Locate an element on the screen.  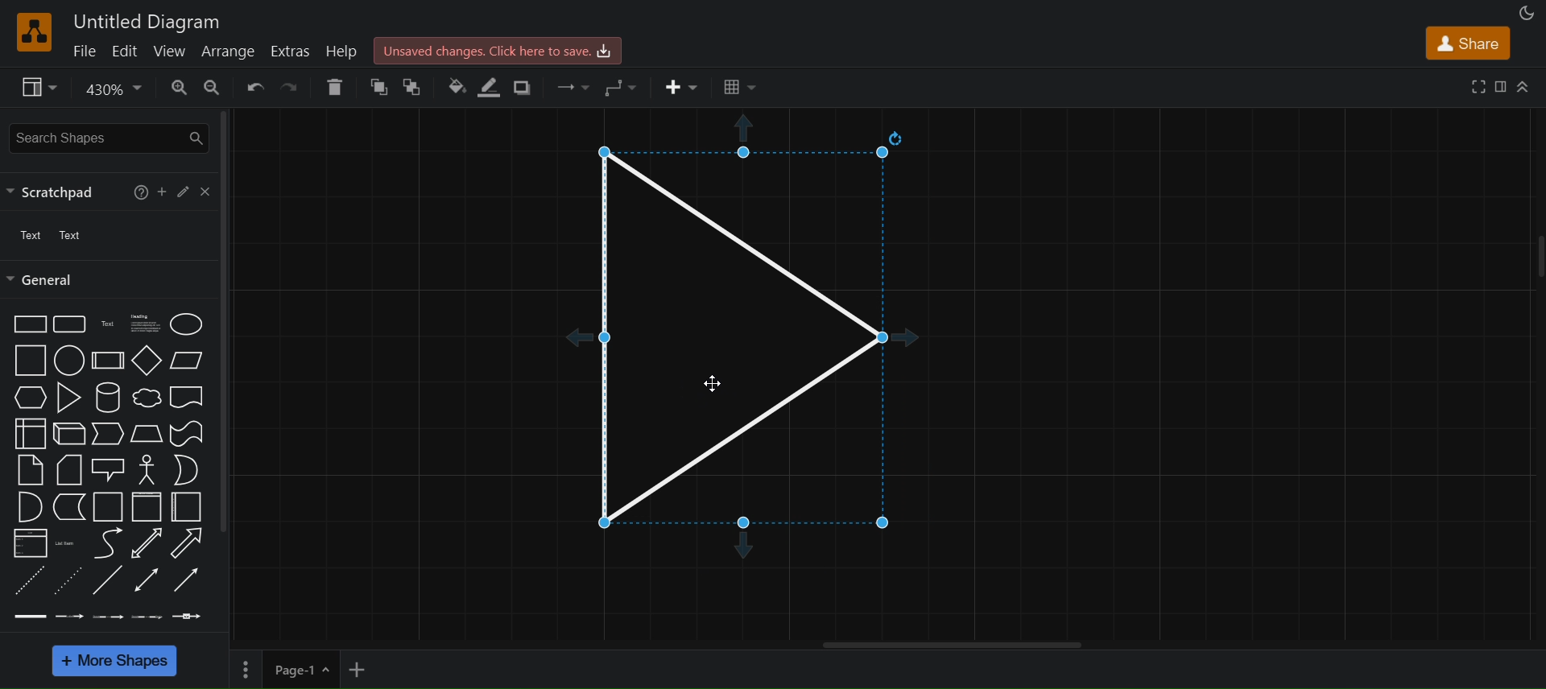
Table is located at coordinates (740, 88).